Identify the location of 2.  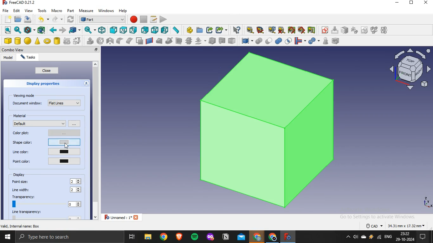
(76, 190).